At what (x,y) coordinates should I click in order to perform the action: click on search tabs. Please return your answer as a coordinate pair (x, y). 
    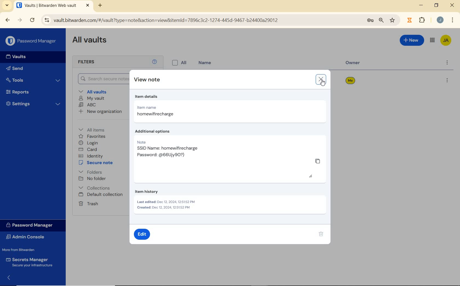
    Looking at the image, I should click on (8, 6).